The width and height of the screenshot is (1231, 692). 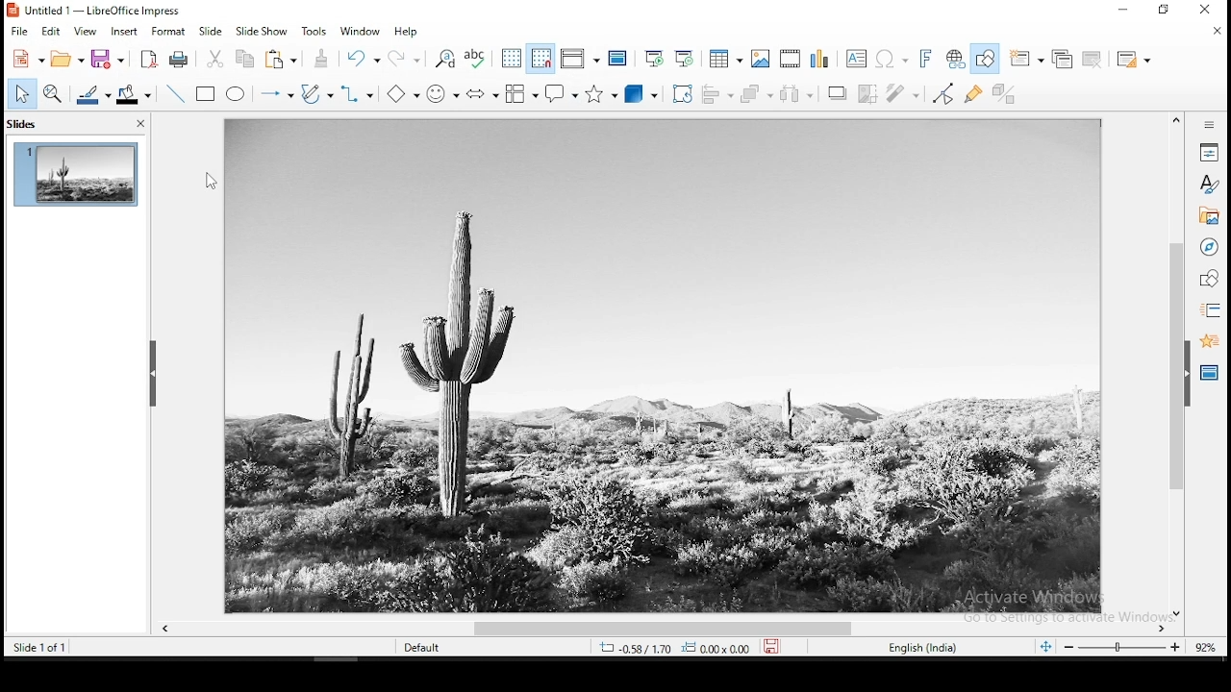 I want to click on crop image, so click(x=867, y=93).